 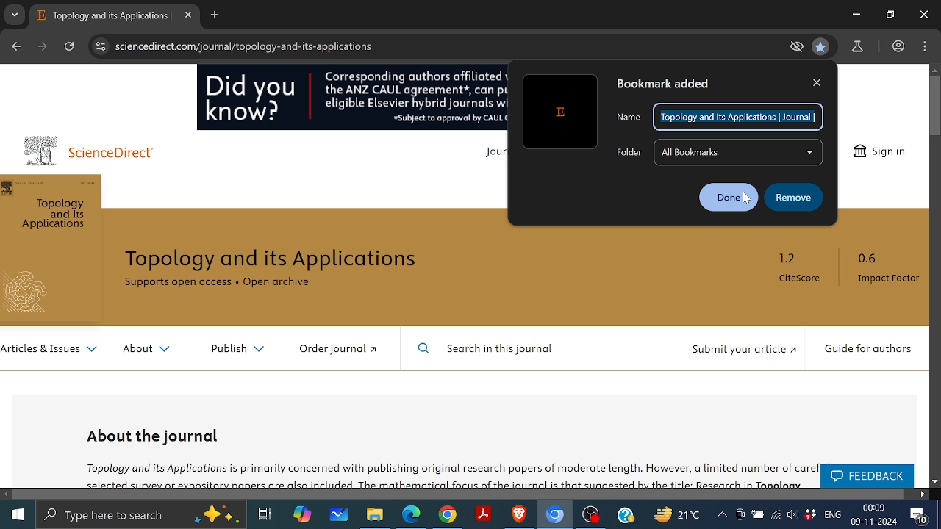 I want to click on Task View, so click(x=263, y=514).